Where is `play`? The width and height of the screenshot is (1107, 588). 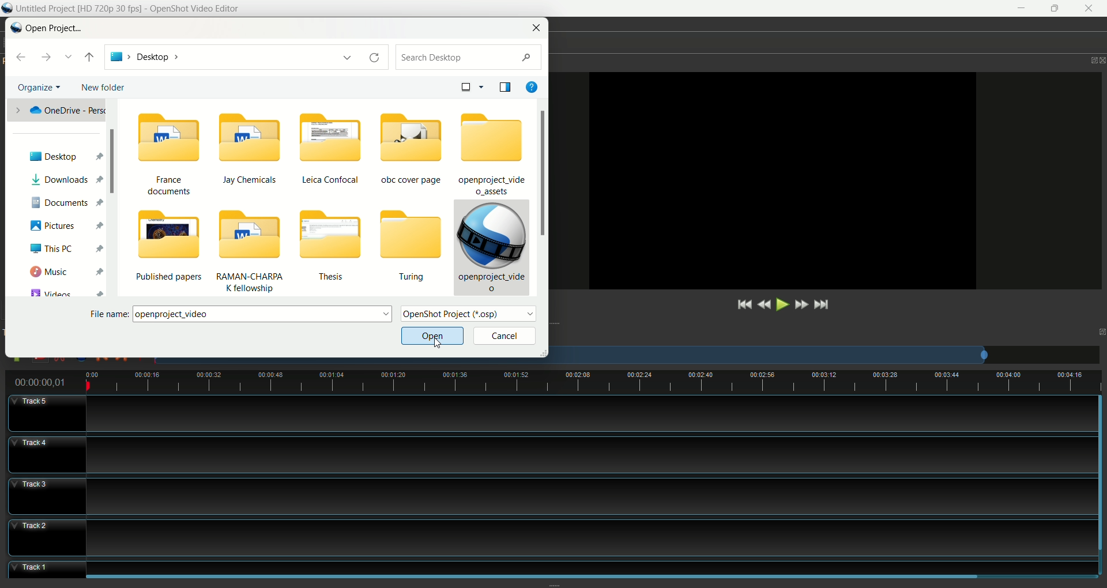 play is located at coordinates (780, 306).